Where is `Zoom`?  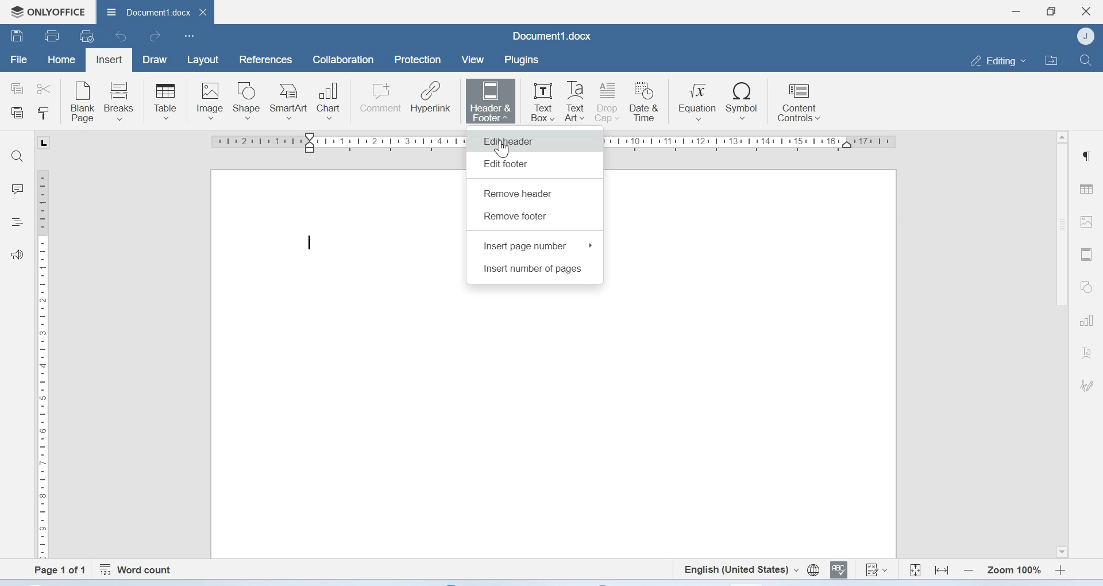
Zoom is located at coordinates (1013, 569).